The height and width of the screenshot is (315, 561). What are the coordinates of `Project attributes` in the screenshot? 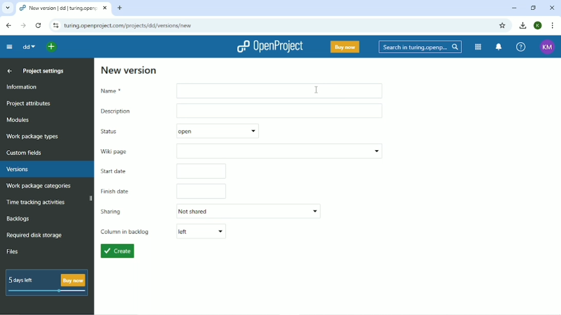 It's located at (28, 104).